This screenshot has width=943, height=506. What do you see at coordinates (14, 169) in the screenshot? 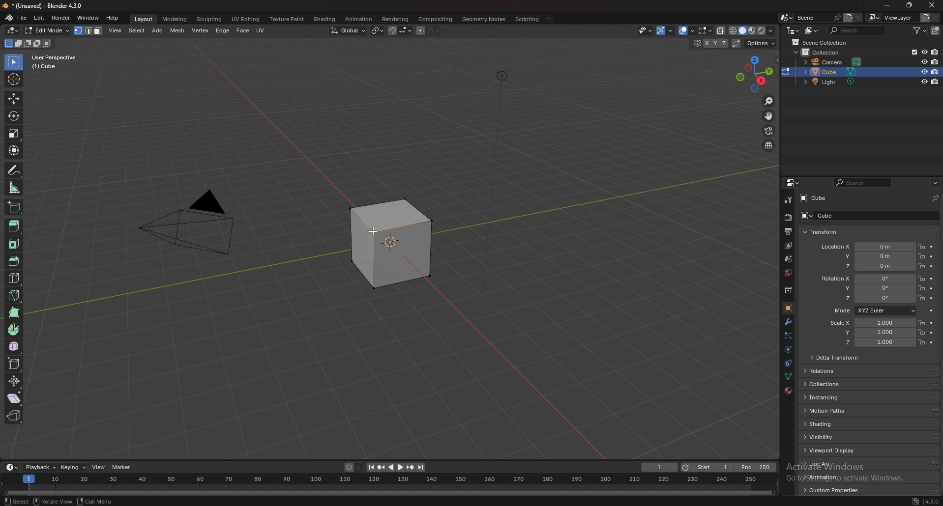
I see `annotate` at bounding box center [14, 169].